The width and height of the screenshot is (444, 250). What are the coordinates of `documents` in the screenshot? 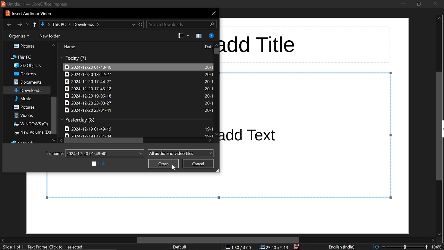 It's located at (28, 82).